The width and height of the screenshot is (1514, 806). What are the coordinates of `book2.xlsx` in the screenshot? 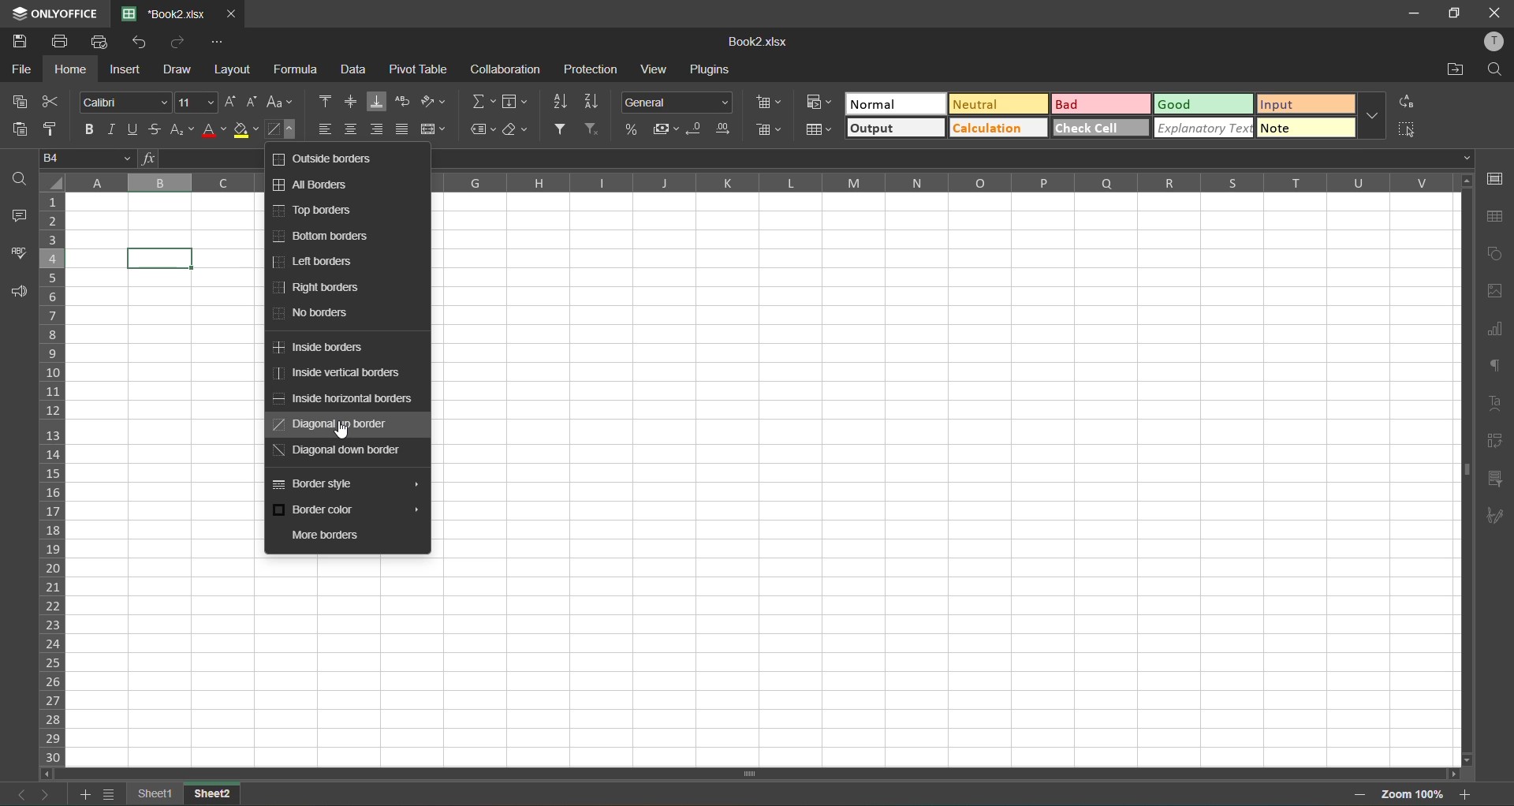 It's located at (170, 14).